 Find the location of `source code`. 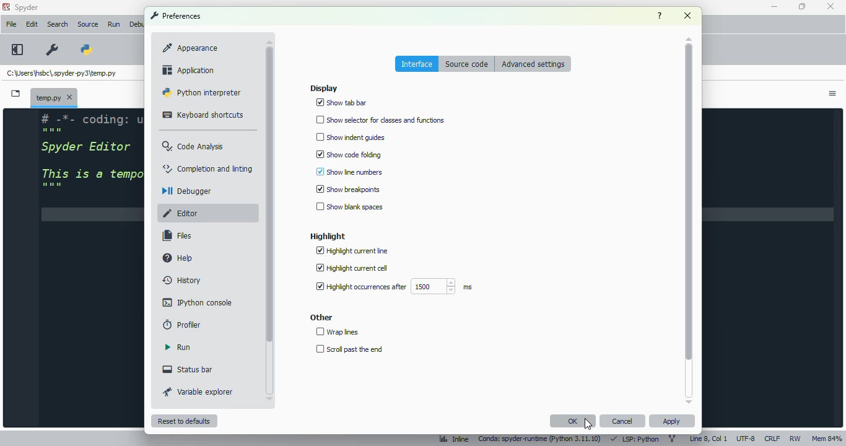

source code is located at coordinates (468, 64).